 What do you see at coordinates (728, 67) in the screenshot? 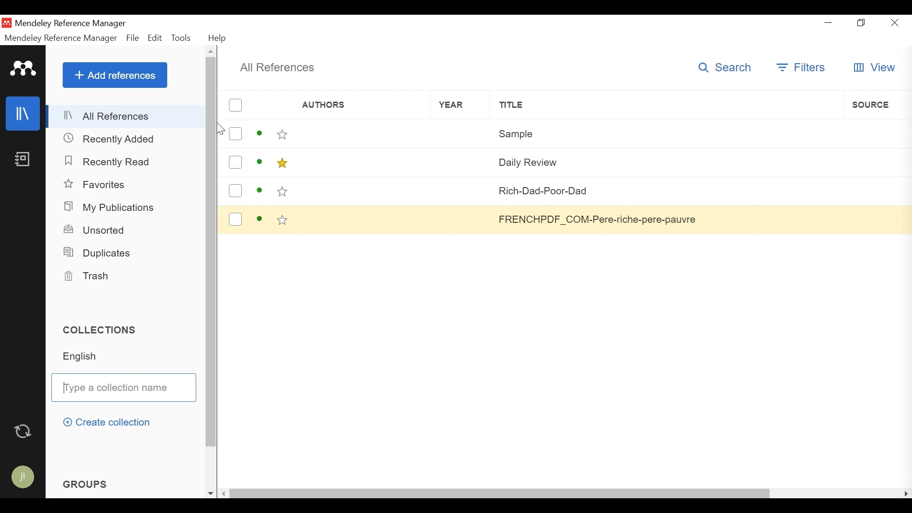
I see `Search` at bounding box center [728, 67].